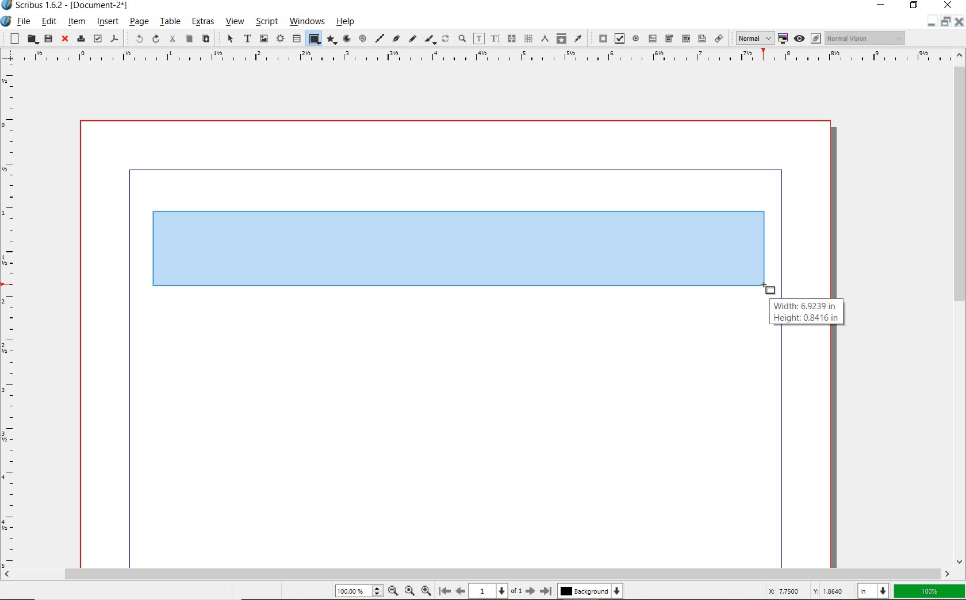 This screenshot has width=966, height=600. I want to click on copy, so click(189, 40).